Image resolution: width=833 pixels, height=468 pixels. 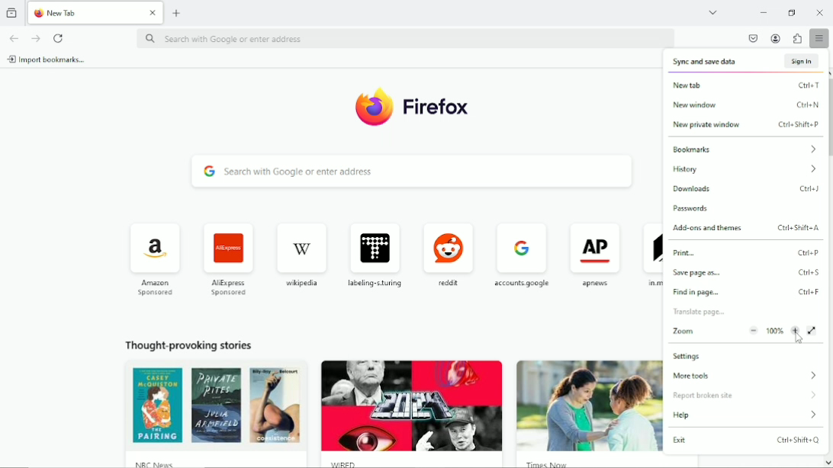 I want to click on New window, so click(x=743, y=105).